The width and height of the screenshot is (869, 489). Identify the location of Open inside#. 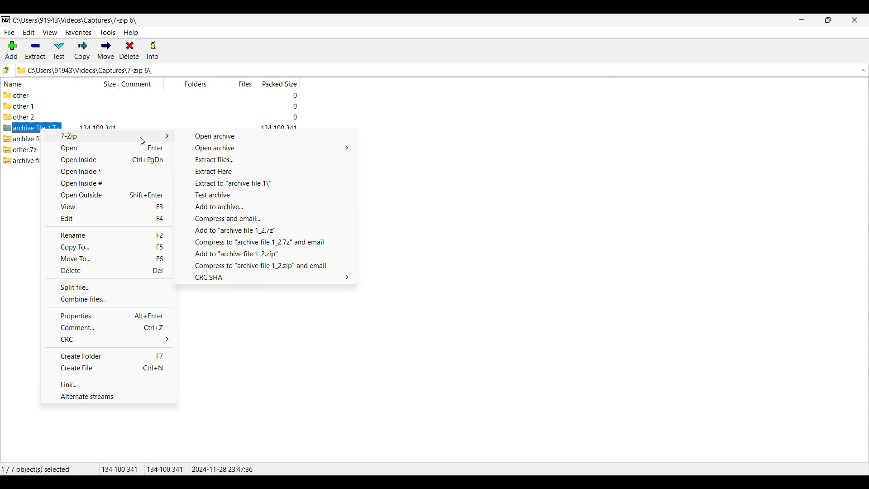
(108, 183).